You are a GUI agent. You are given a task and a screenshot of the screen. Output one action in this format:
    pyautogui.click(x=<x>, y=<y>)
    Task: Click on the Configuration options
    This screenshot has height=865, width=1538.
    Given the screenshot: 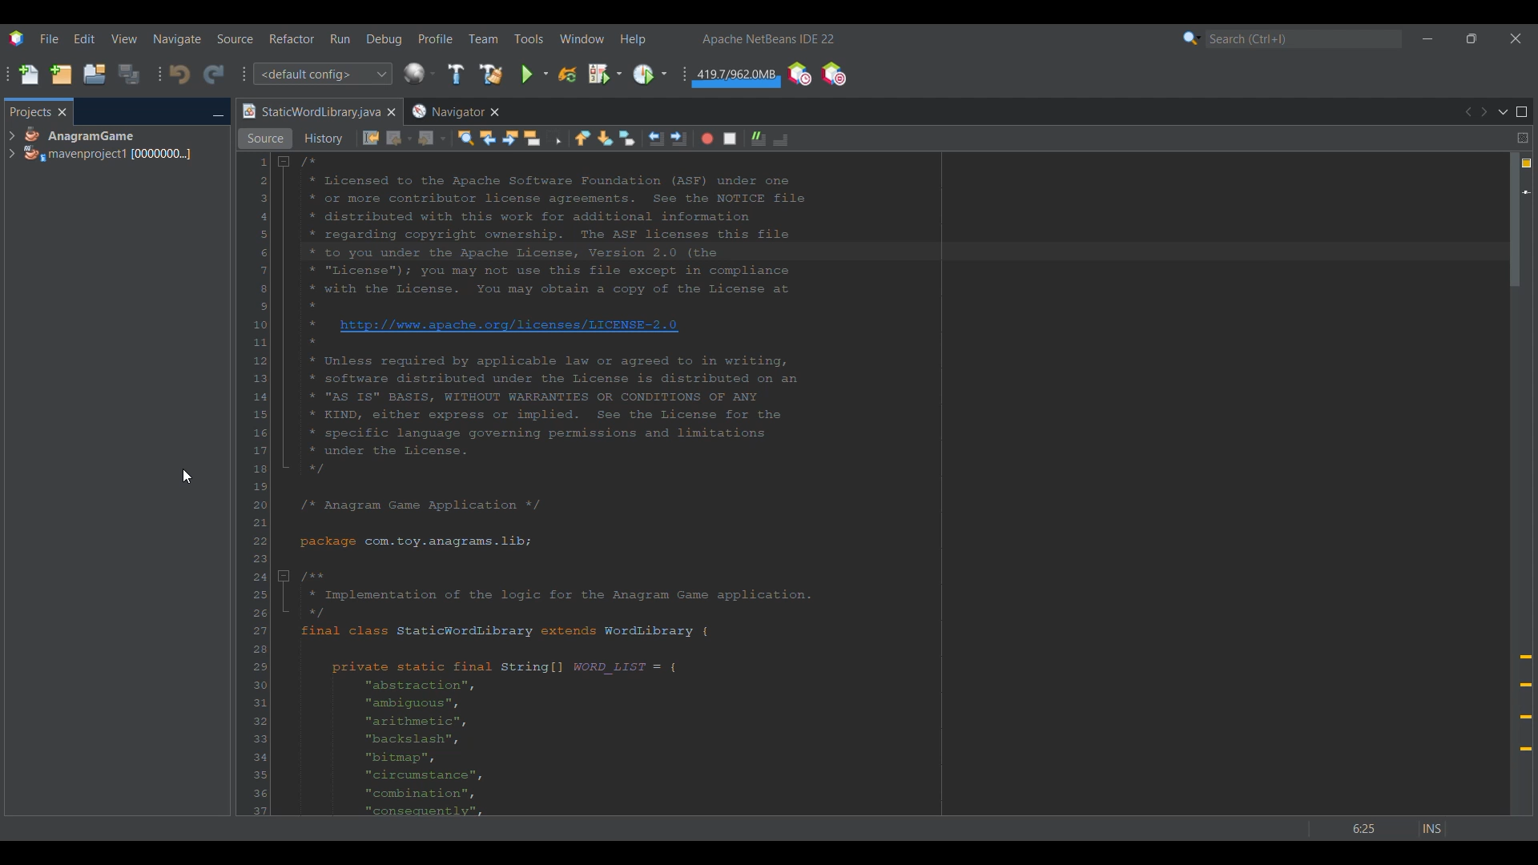 What is the action you would take?
    pyautogui.click(x=322, y=74)
    